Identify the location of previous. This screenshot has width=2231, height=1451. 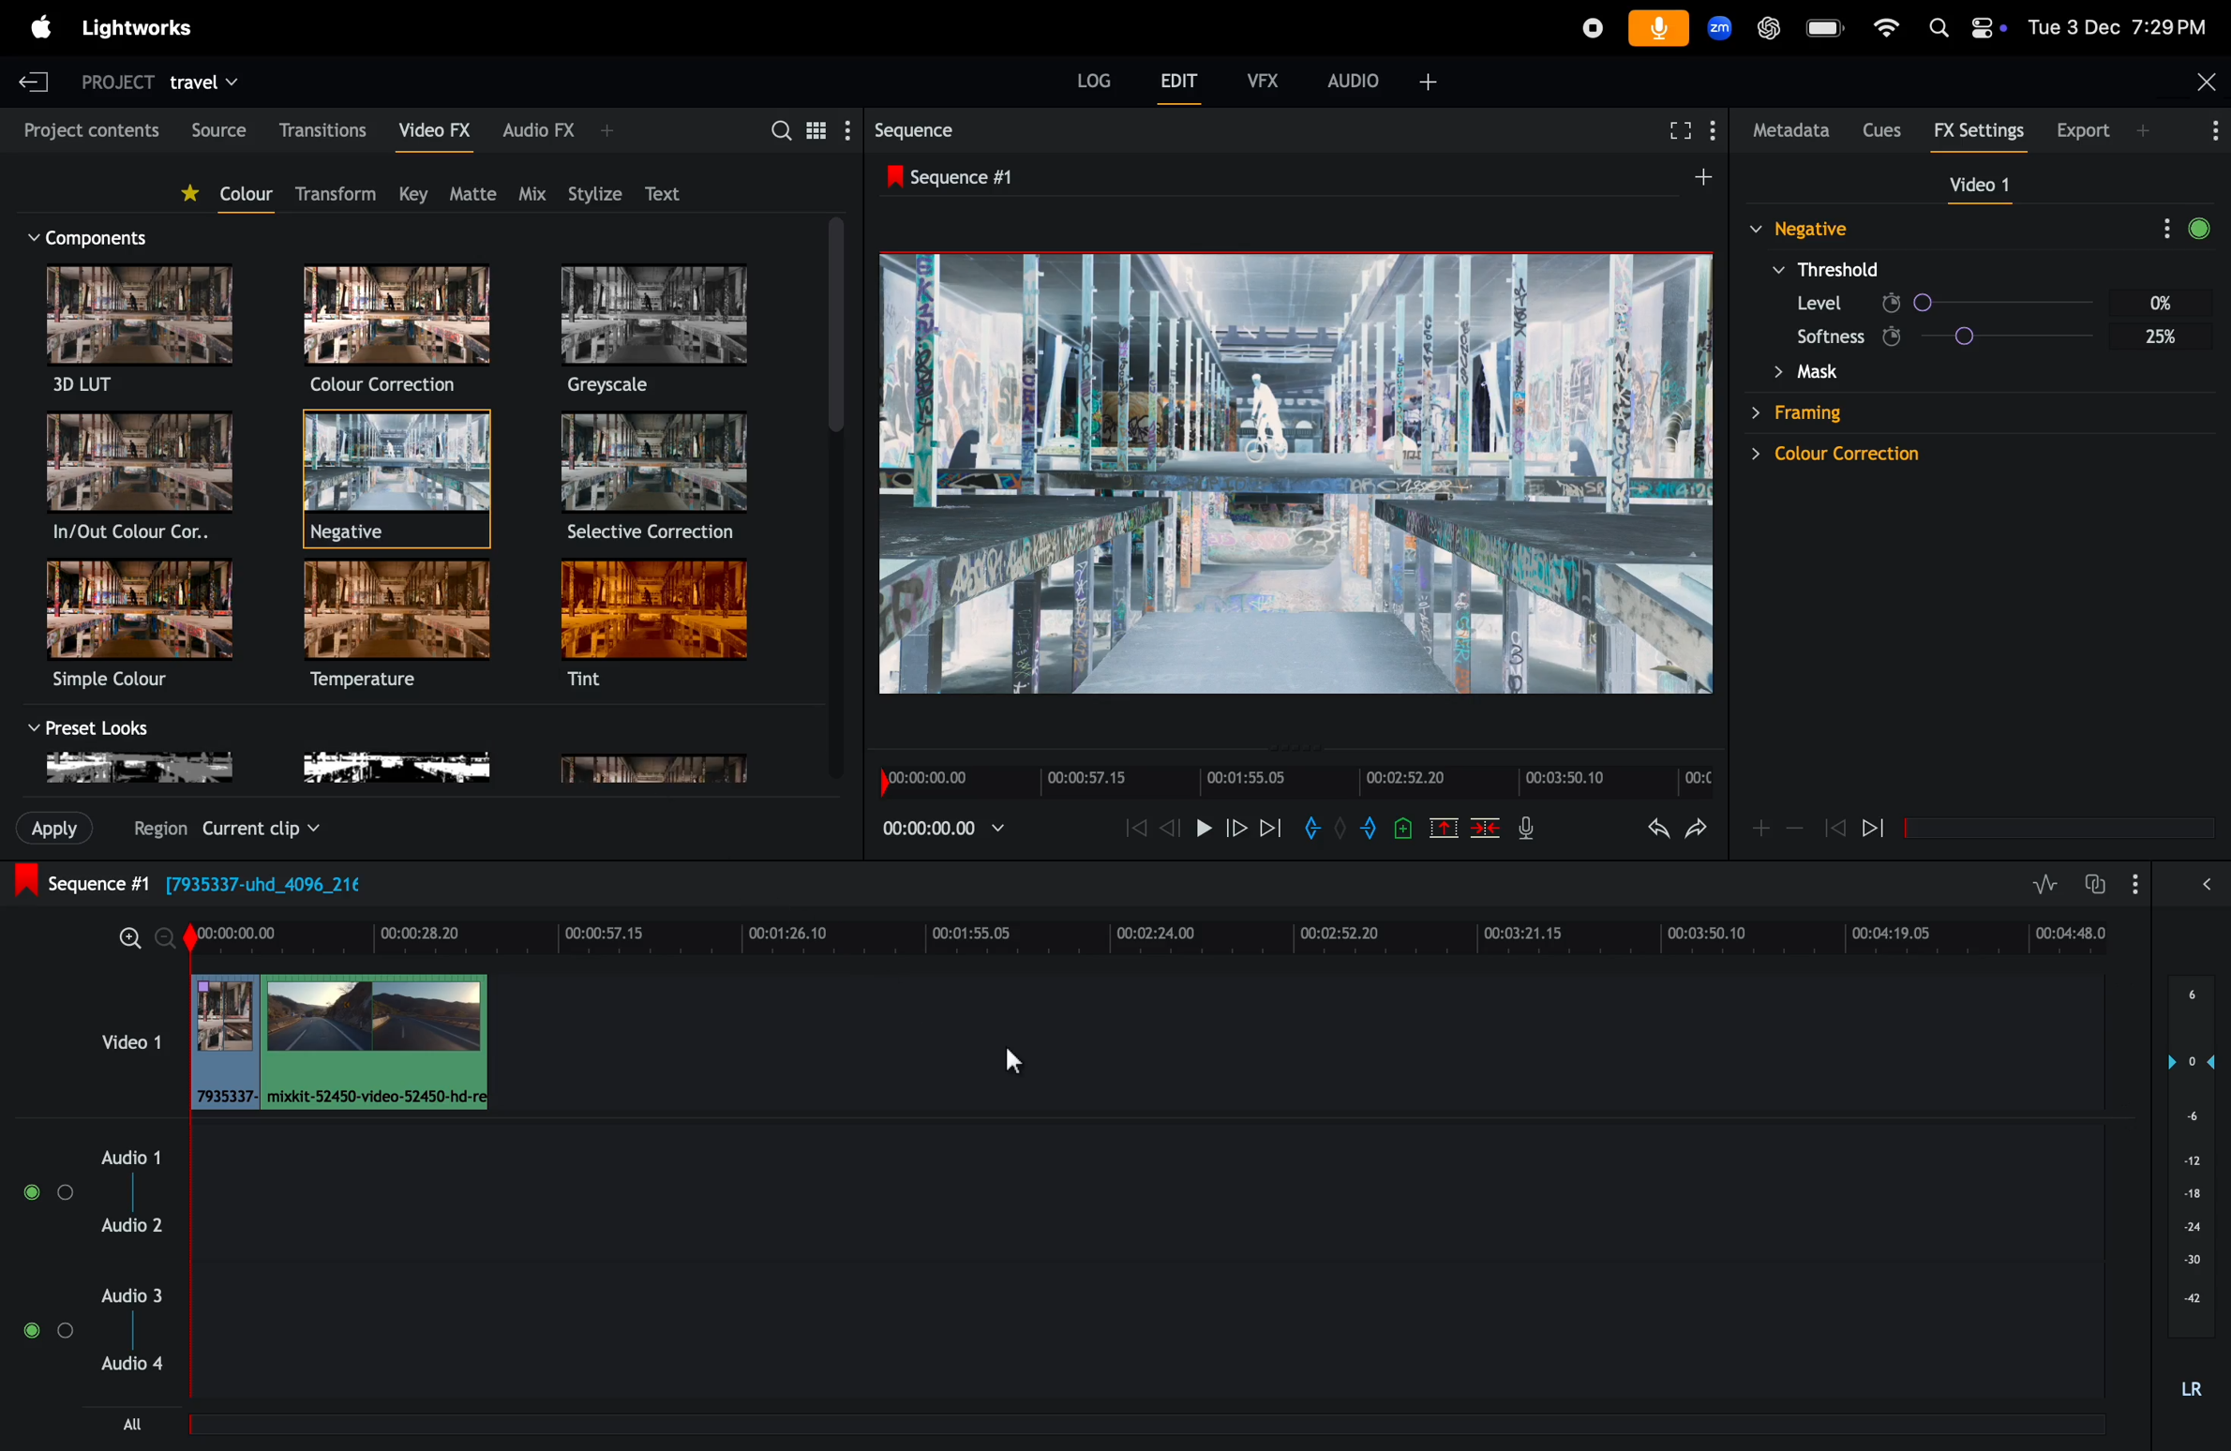
(1834, 827).